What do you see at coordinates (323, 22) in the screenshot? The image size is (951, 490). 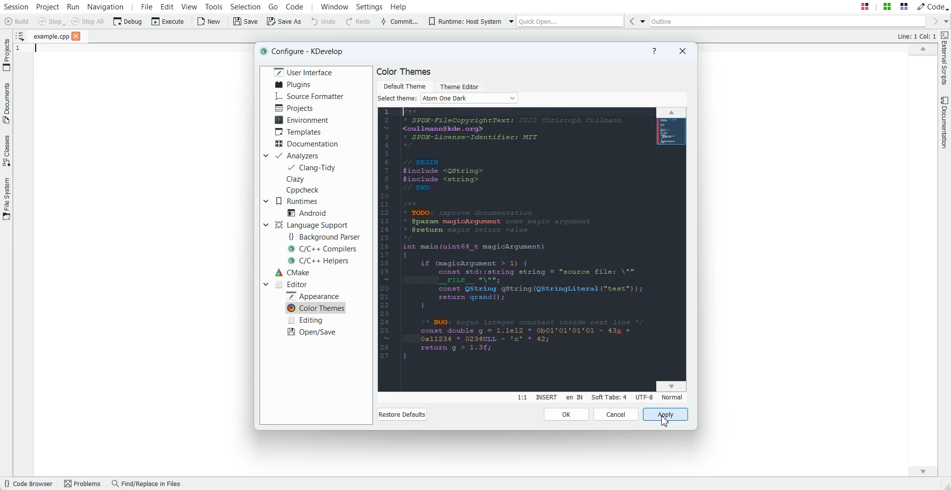 I see `Undo` at bounding box center [323, 22].